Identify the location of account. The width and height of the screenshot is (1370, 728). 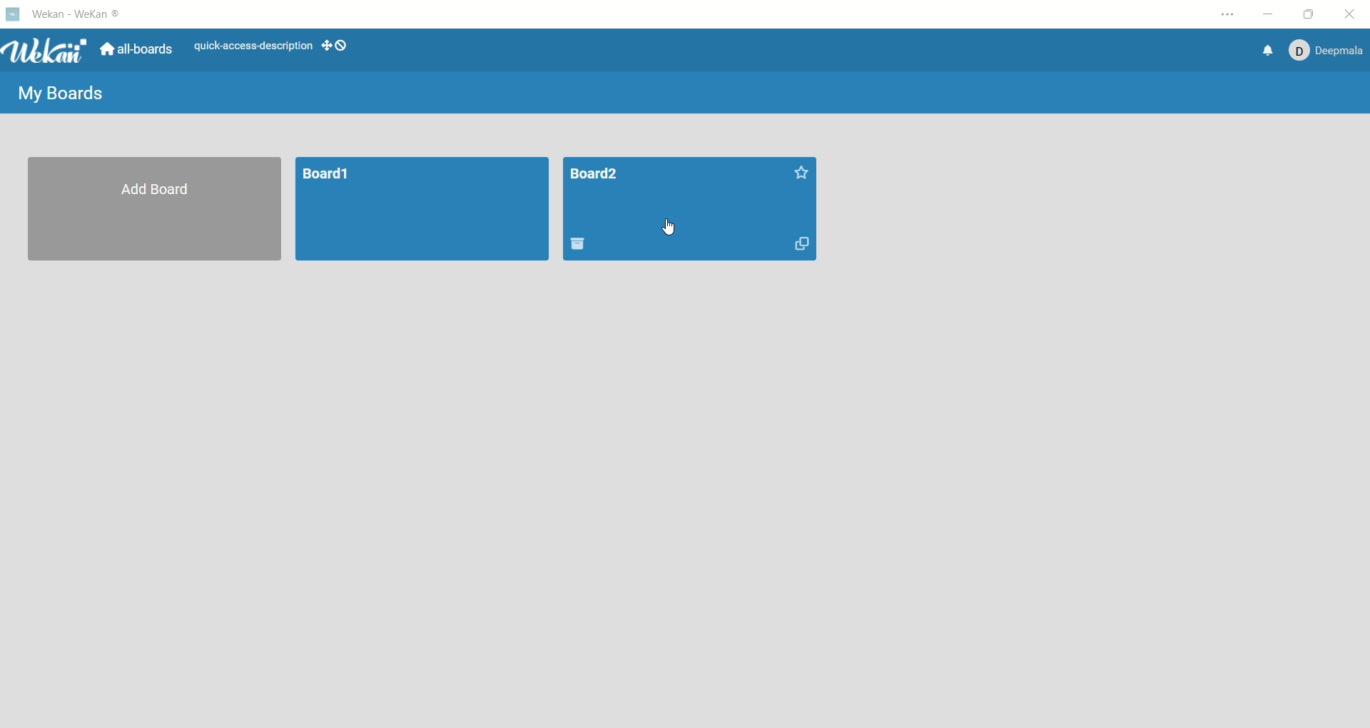
(1324, 49).